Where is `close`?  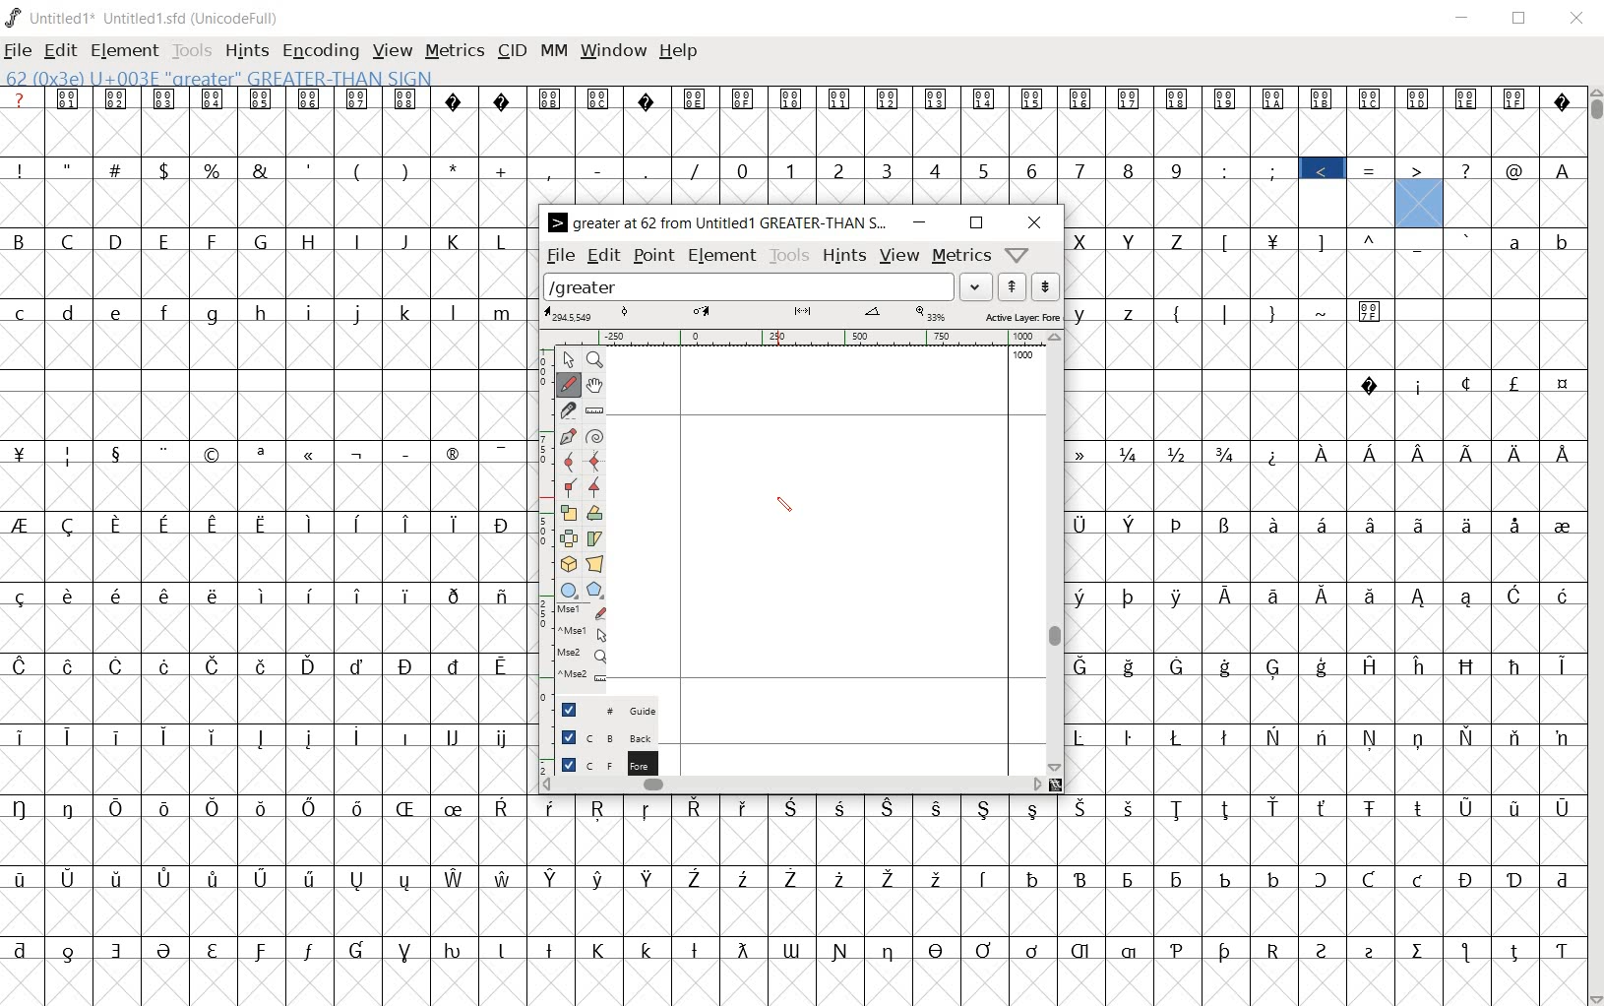
close is located at coordinates (1575, 18).